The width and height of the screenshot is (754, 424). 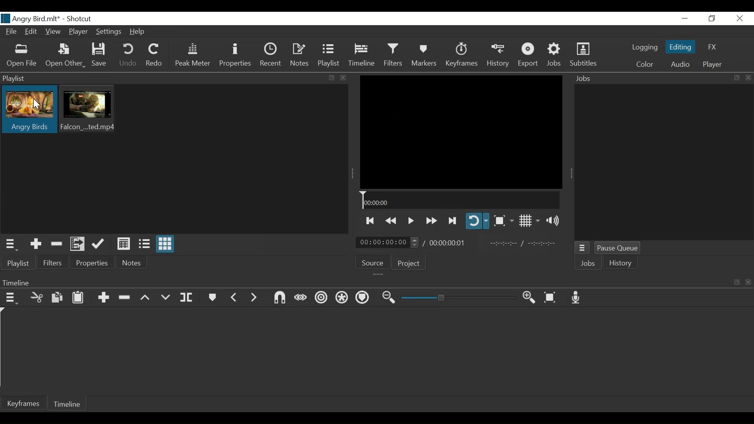 What do you see at coordinates (431, 220) in the screenshot?
I see `Play quickly forward` at bounding box center [431, 220].